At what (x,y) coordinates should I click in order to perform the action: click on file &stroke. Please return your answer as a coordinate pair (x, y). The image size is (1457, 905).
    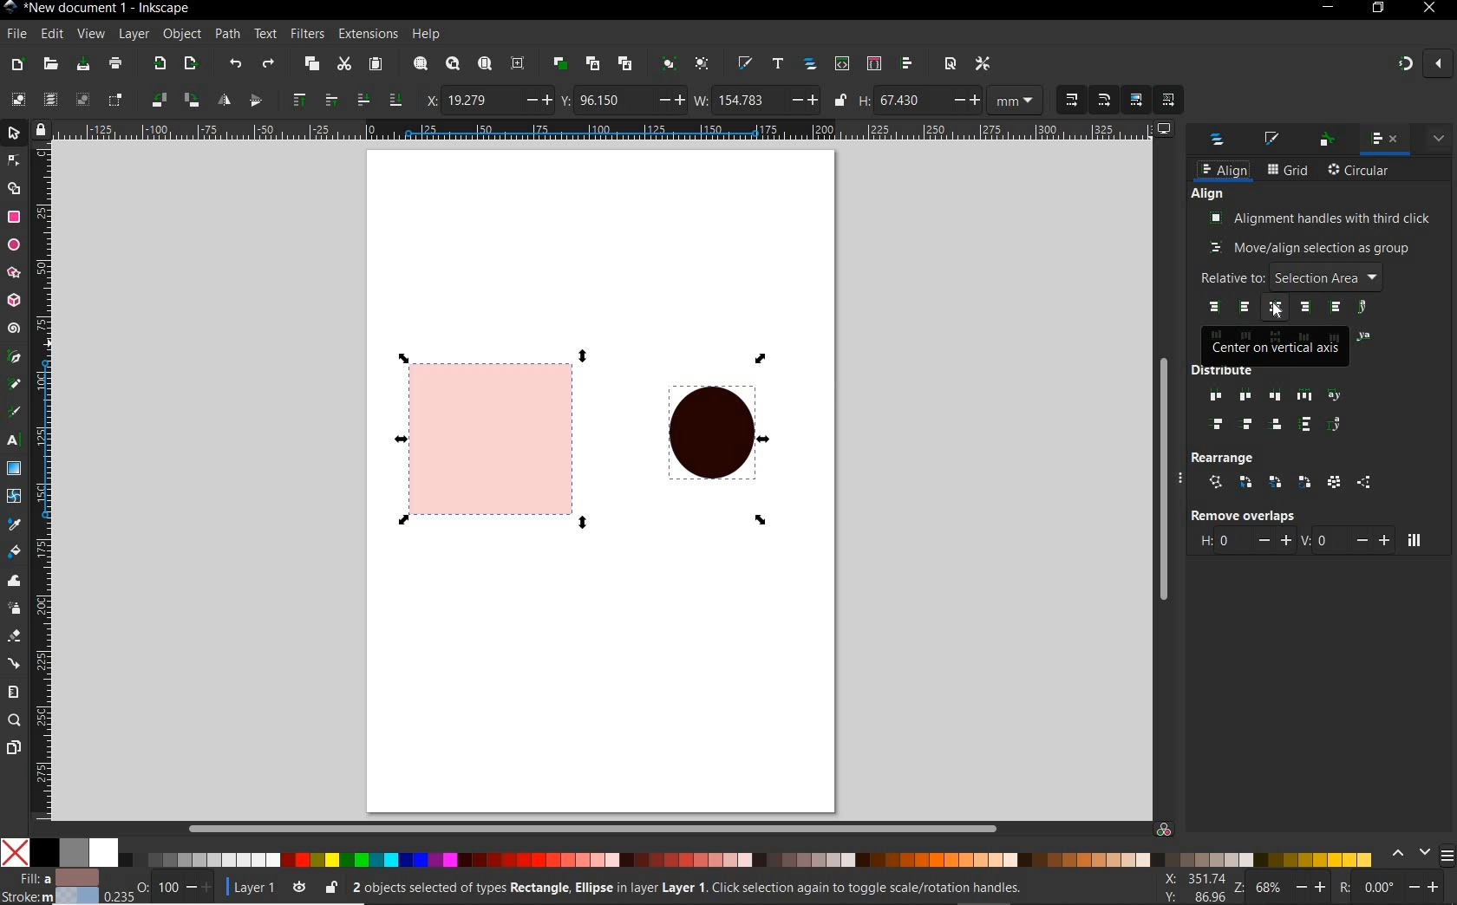
    Looking at the image, I should click on (50, 886).